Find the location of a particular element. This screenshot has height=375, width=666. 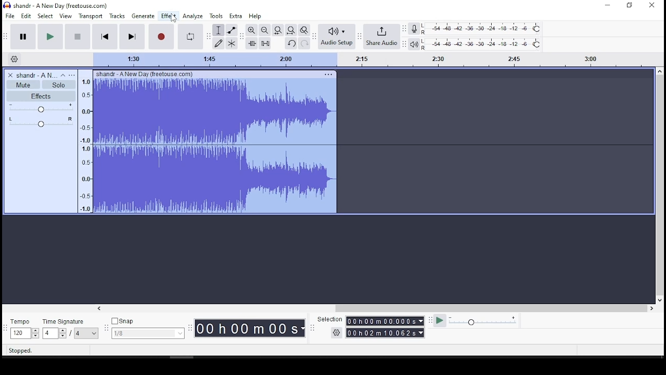

pan is located at coordinates (41, 122).